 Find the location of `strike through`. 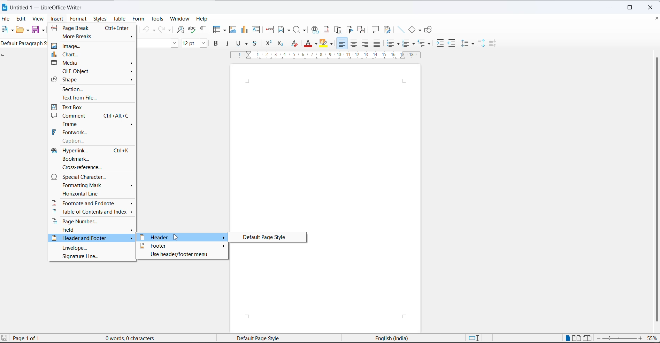

strike through is located at coordinates (255, 44).